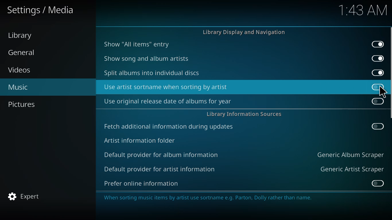  Describe the element at coordinates (377, 101) in the screenshot. I see `enable` at that location.